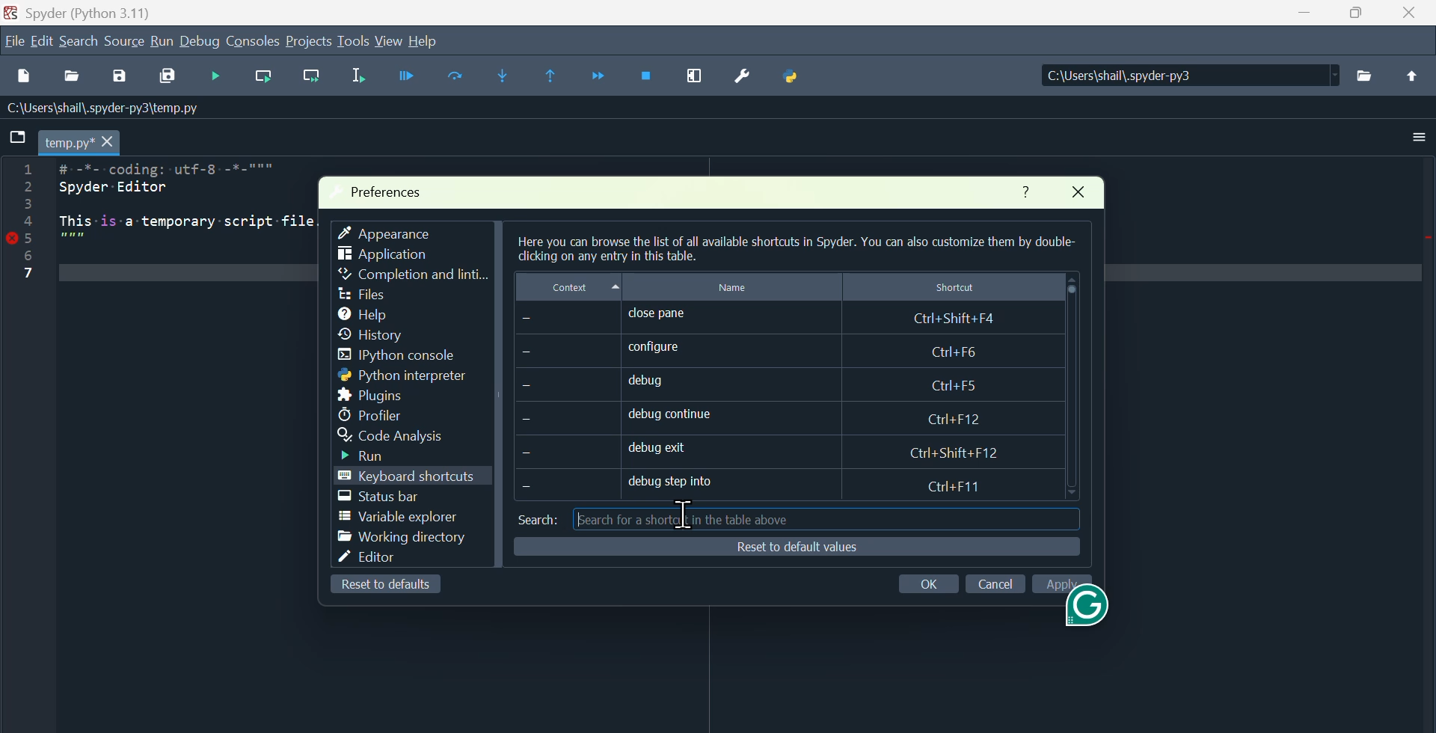 The width and height of the screenshot is (1436, 733). I want to click on open file, so click(75, 82).